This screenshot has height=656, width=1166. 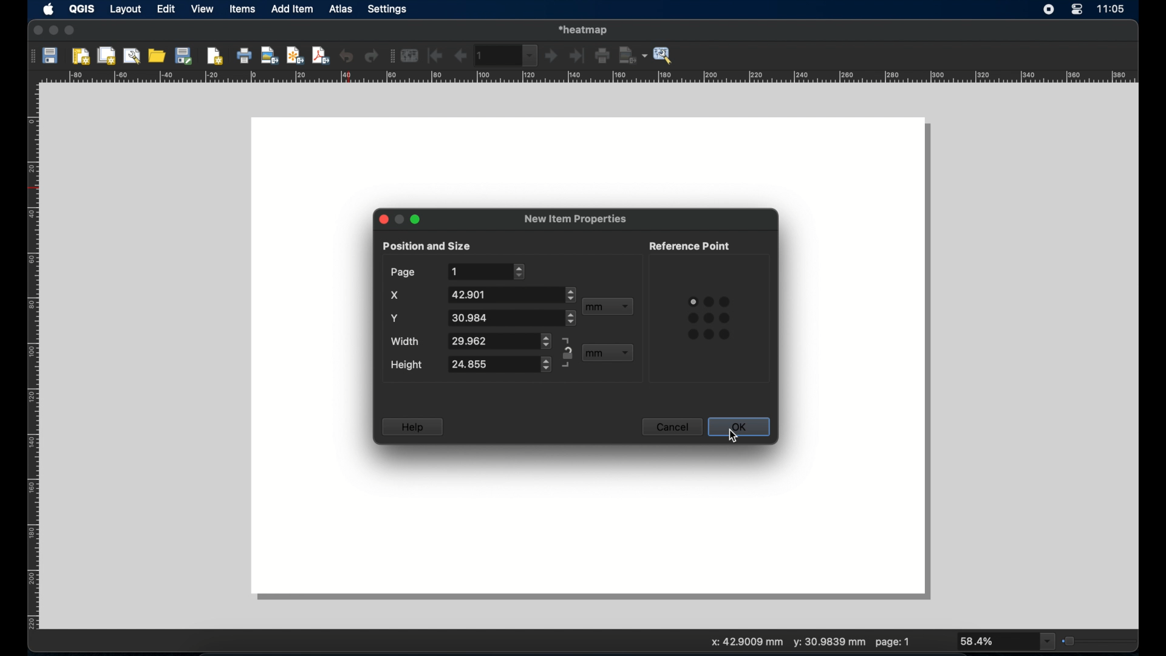 I want to click on page, so click(x=403, y=273).